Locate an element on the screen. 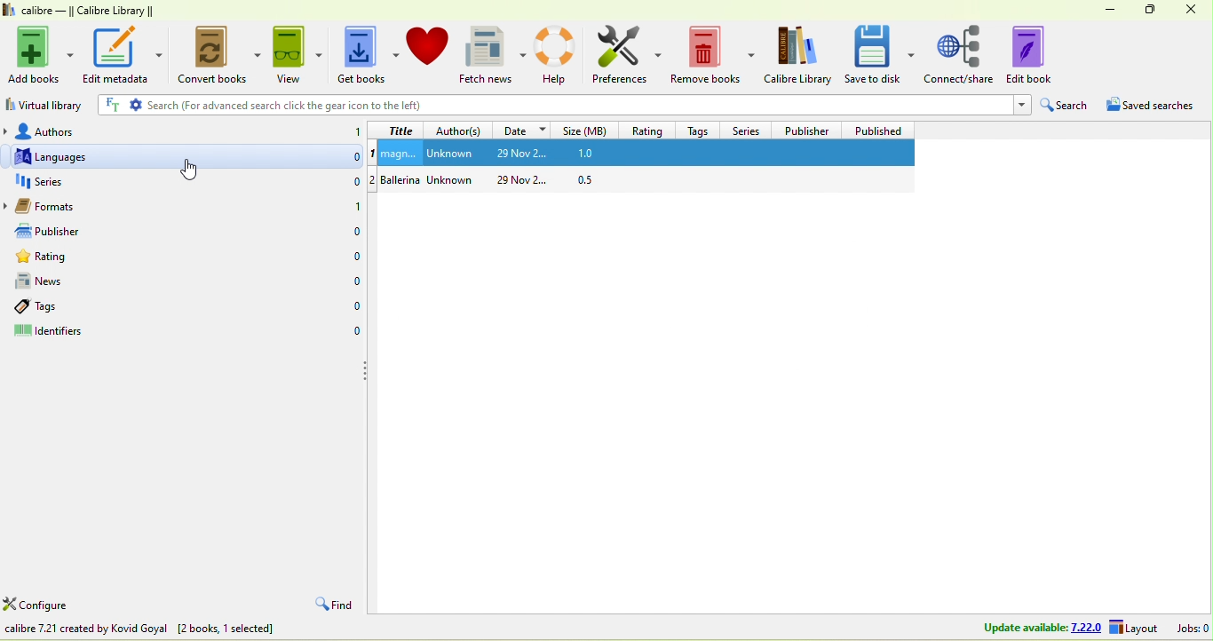  add books is located at coordinates (38, 55).